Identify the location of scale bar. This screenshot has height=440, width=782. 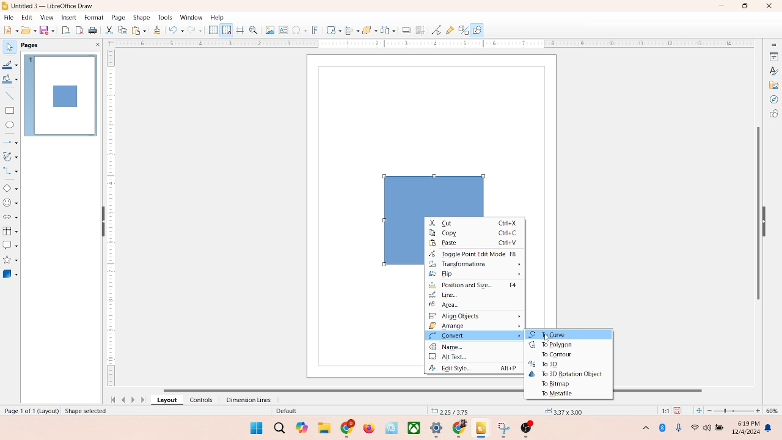
(111, 220).